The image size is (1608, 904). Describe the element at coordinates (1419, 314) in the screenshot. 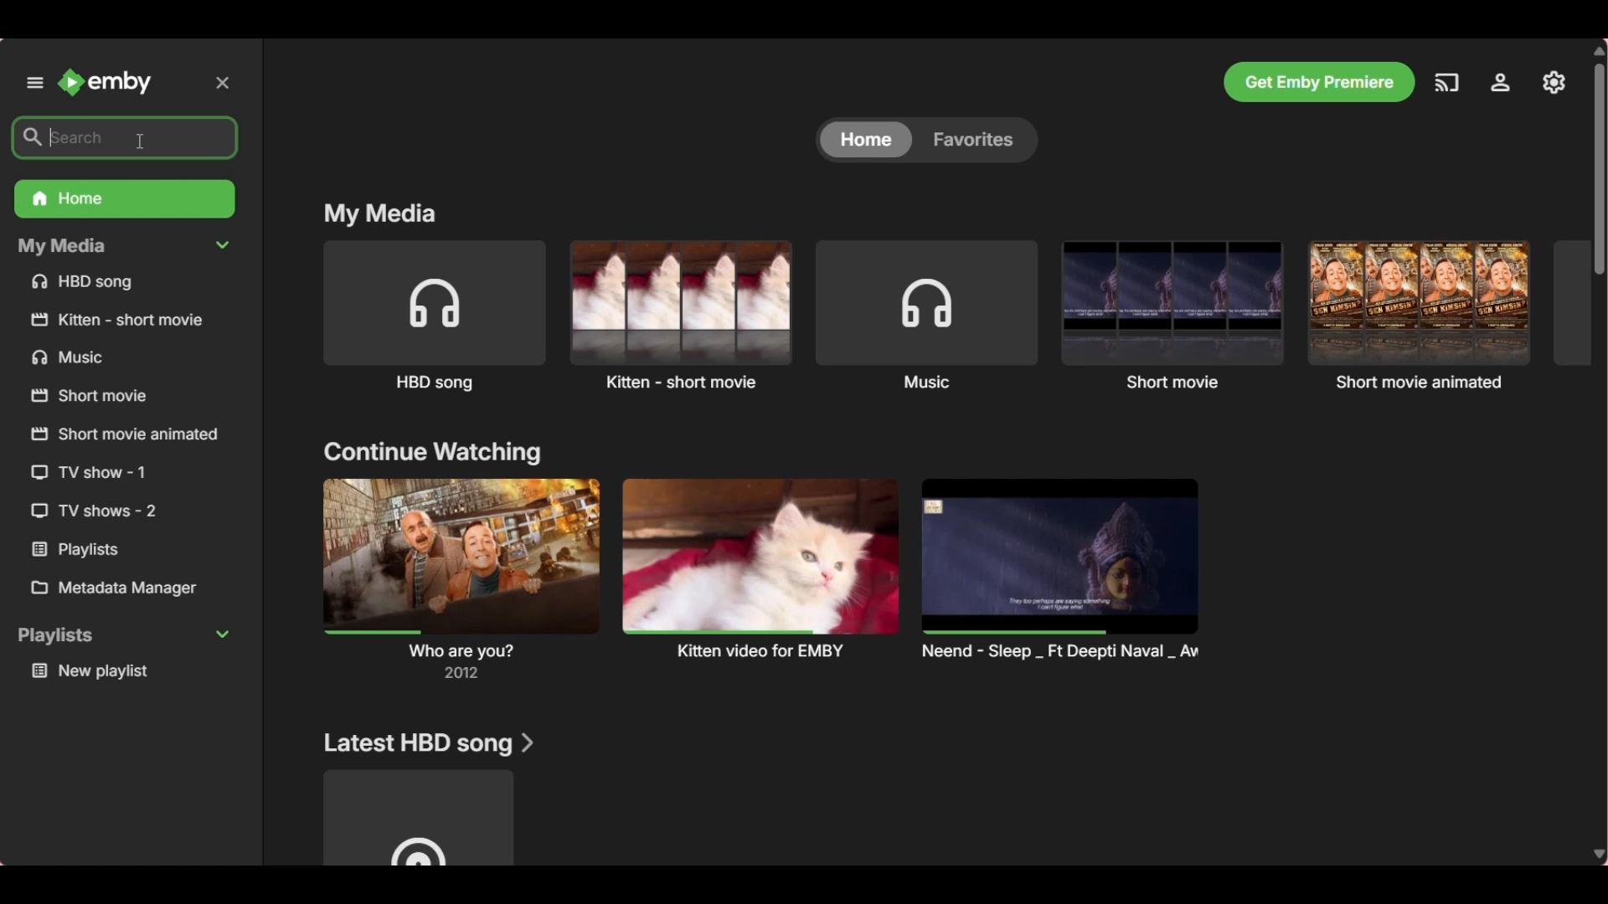

I see `Short movie animated` at that location.